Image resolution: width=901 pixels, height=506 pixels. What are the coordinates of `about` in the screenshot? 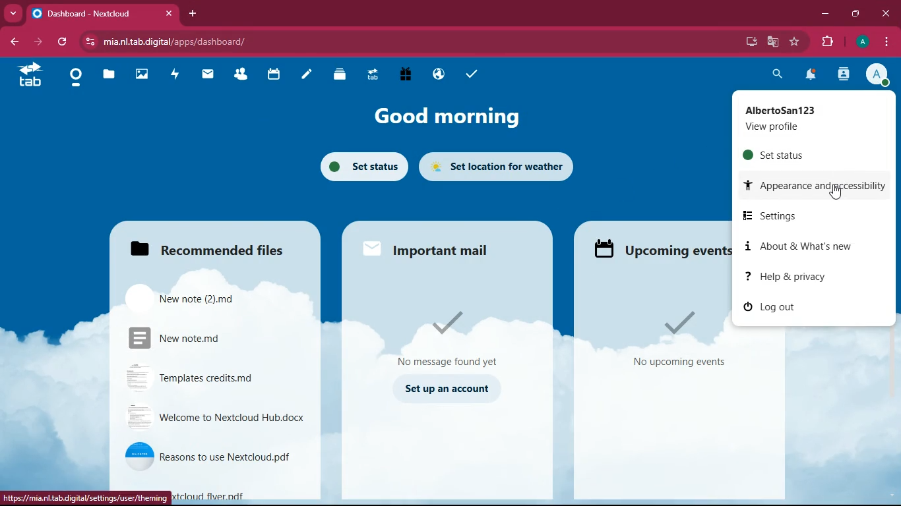 It's located at (803, 248).